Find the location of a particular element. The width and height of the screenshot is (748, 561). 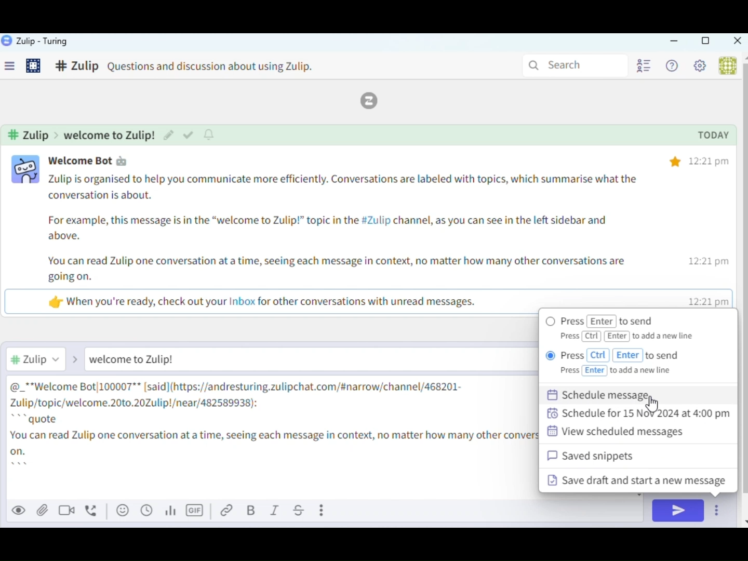

Underline is located at coordinates (300, 511).